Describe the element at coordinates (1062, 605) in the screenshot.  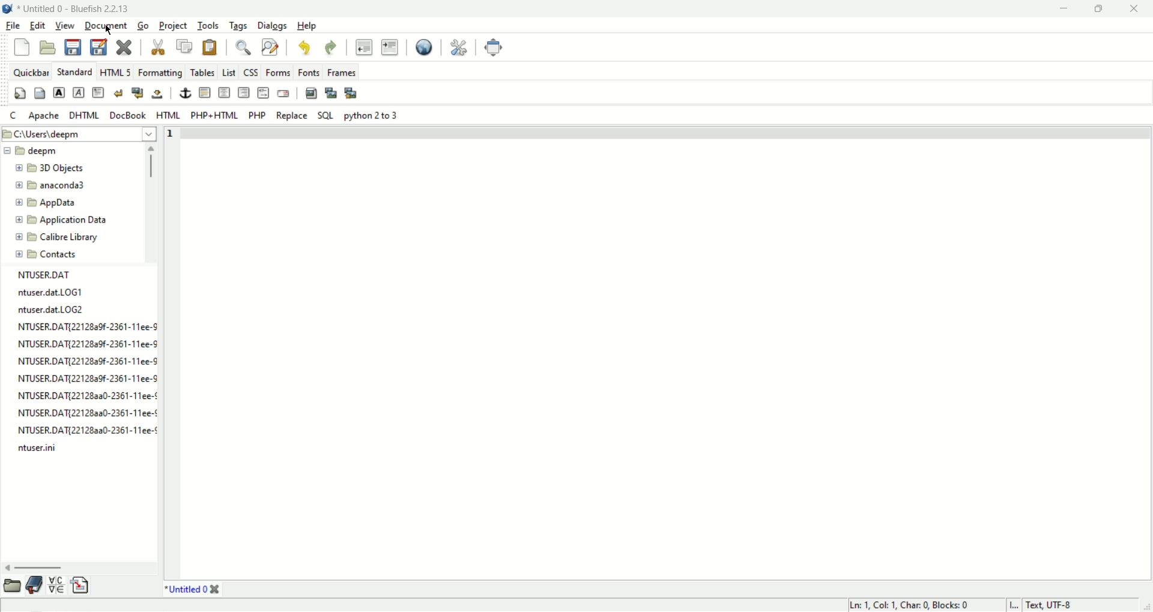
I see `Test, UTF-8` at that location.